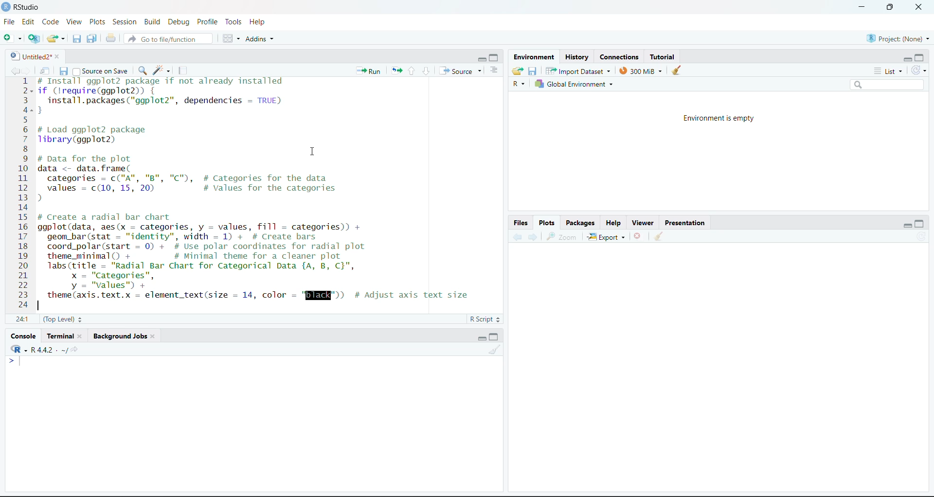  What do you see at coordinates (618, 57) in the screenshot?
I see `Connections` at bounding box center [618, 57].